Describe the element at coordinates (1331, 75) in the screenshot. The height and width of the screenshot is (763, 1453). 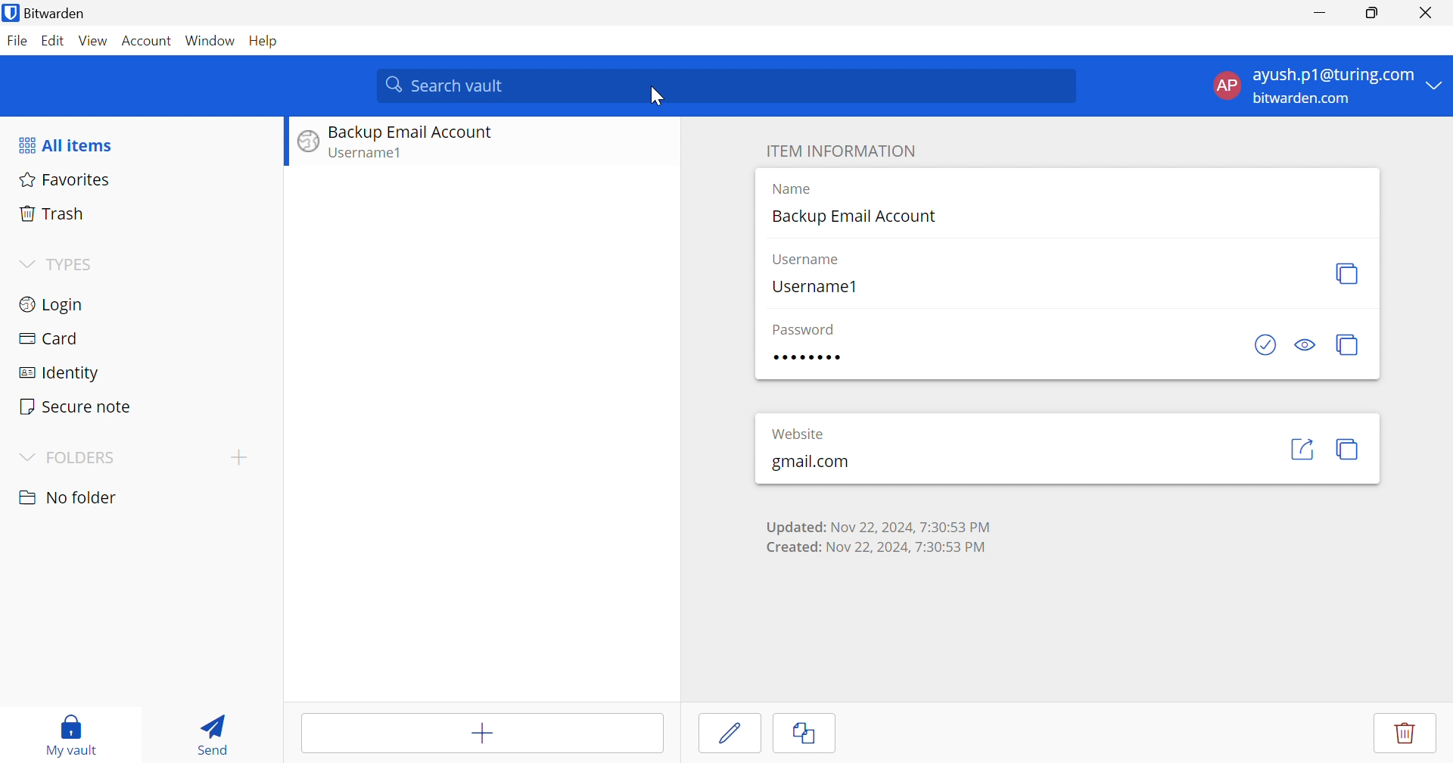
I see `ayush.p1@gmail.com` at that location.